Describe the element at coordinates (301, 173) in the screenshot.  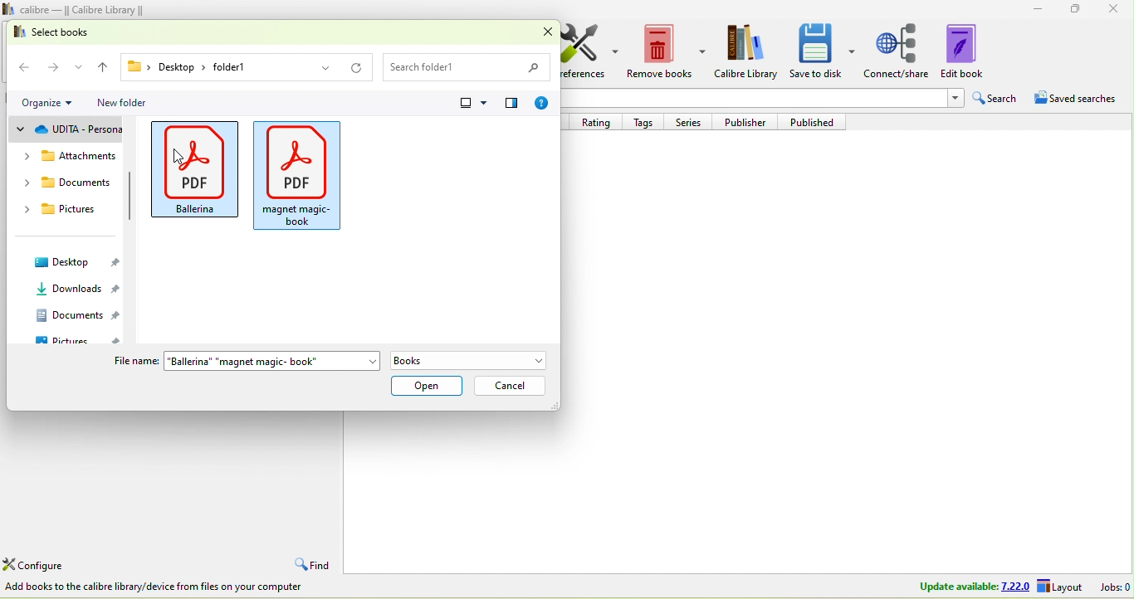
I see `magnet magic book` at that location.